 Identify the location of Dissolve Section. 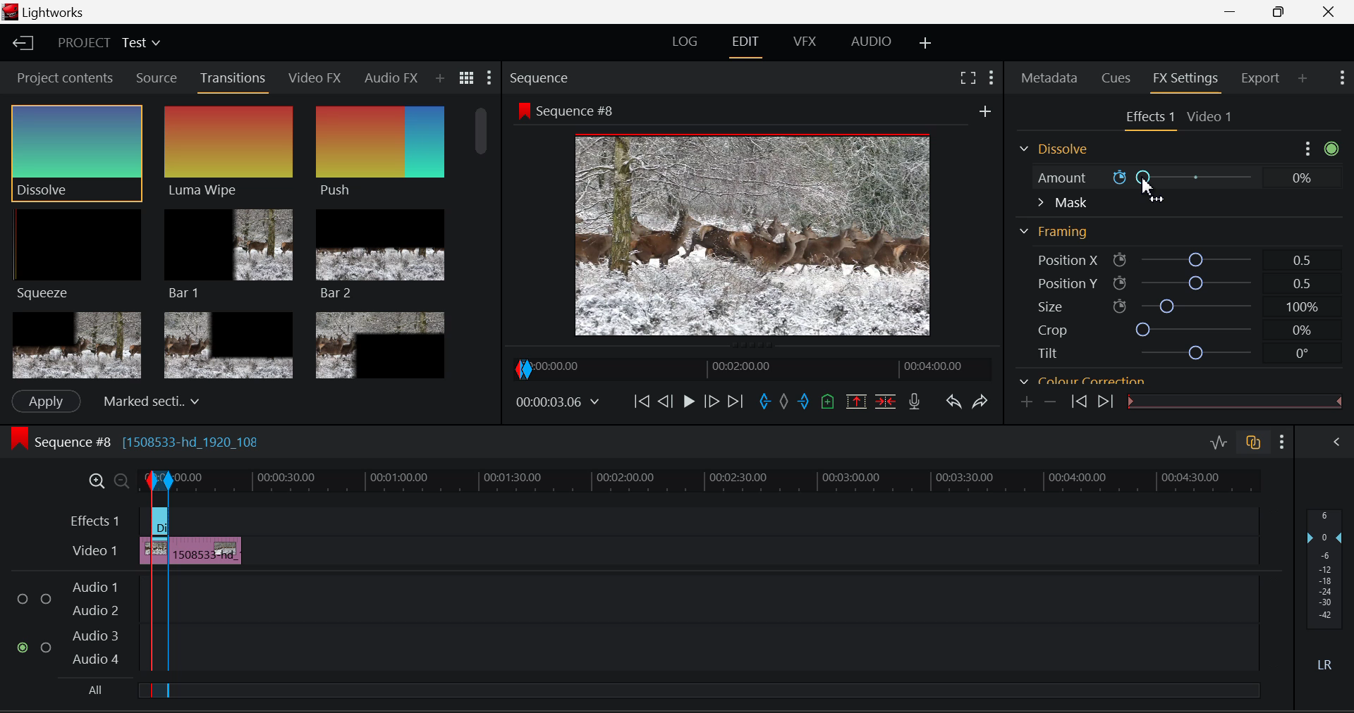
(1058, 150).